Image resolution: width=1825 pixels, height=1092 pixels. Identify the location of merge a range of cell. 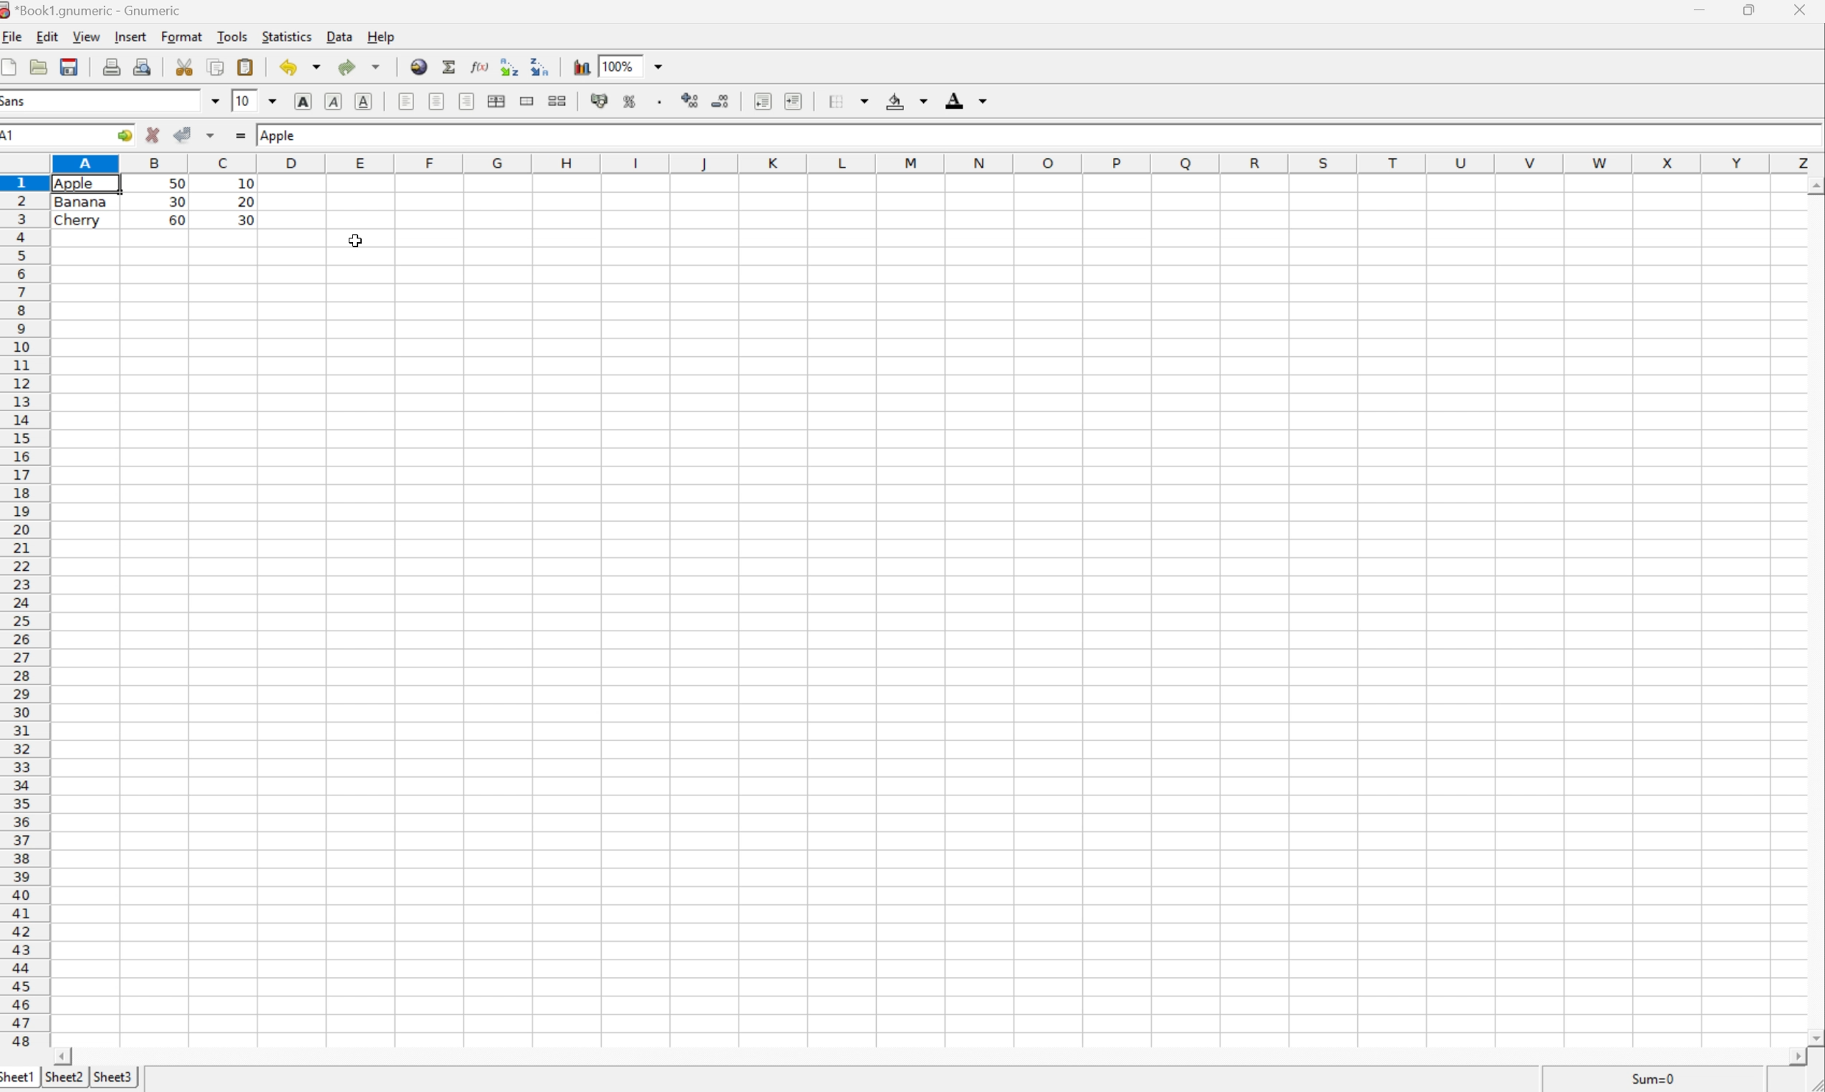
(527, 99).